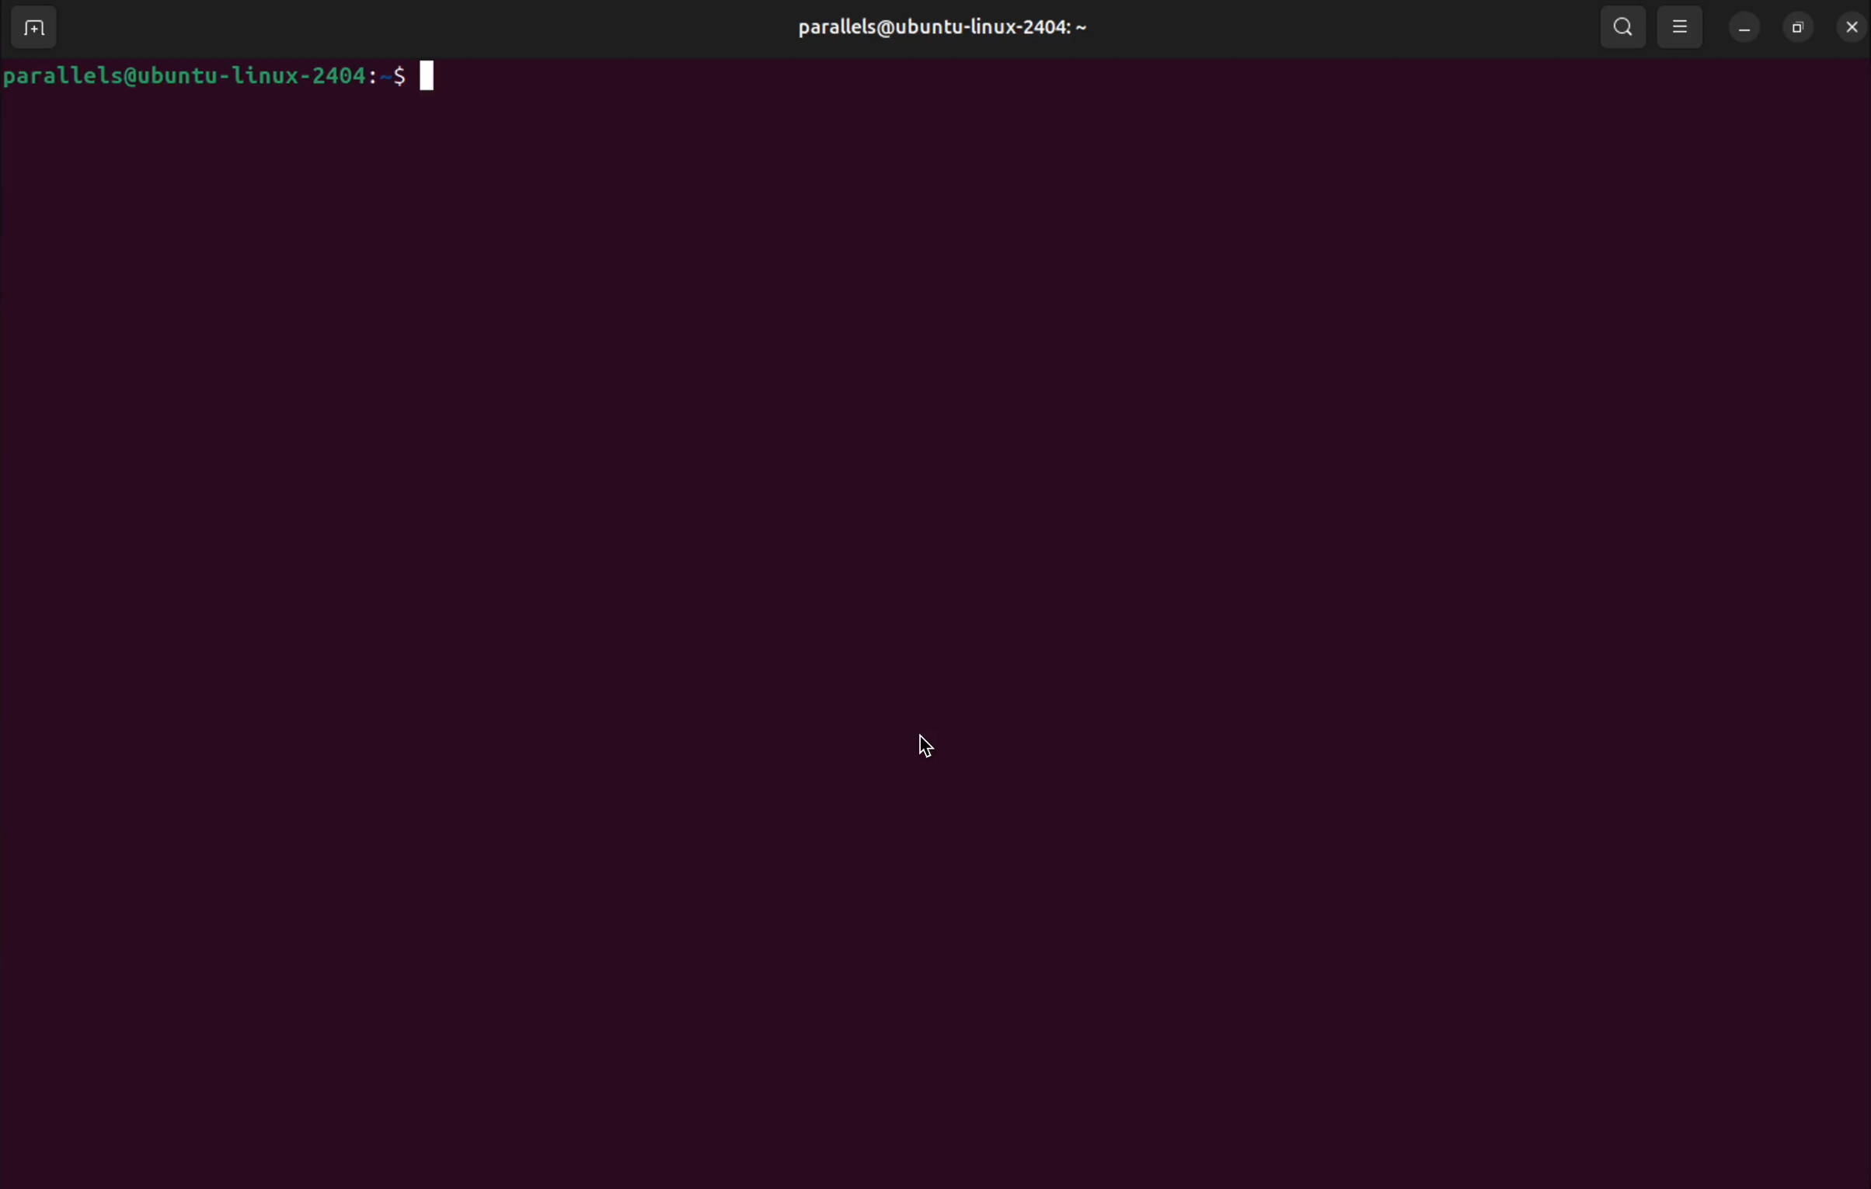 This screenshot has height=1189, width=1871. I want to click on parallels username, so click(953, 24).